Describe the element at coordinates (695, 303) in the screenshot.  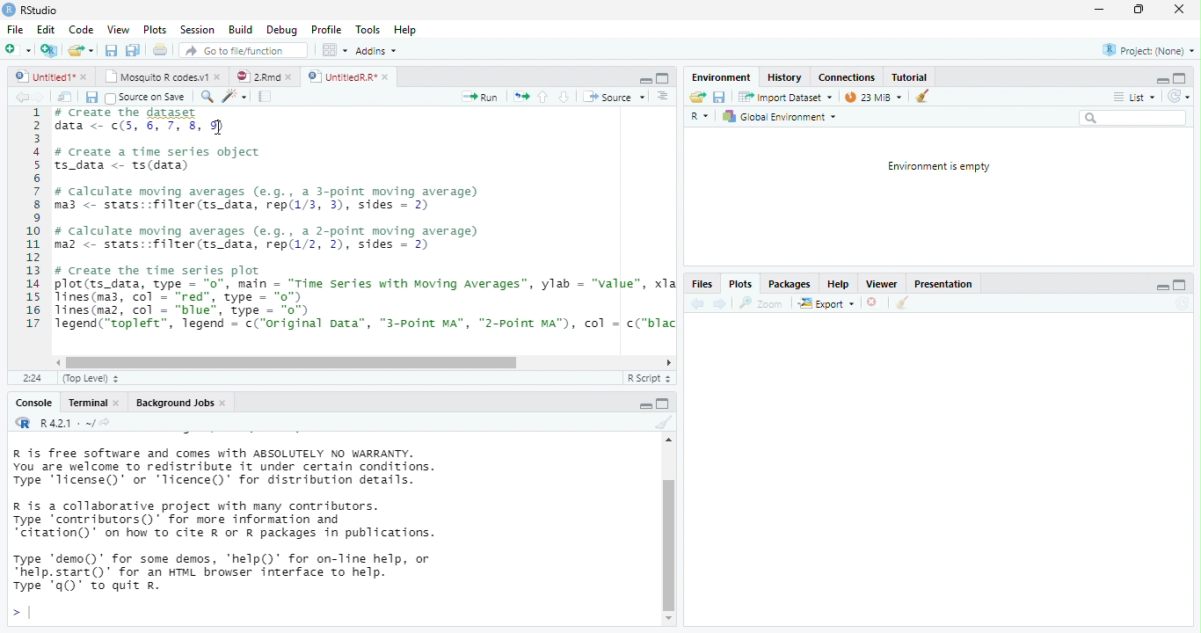
I see `back` at that location.